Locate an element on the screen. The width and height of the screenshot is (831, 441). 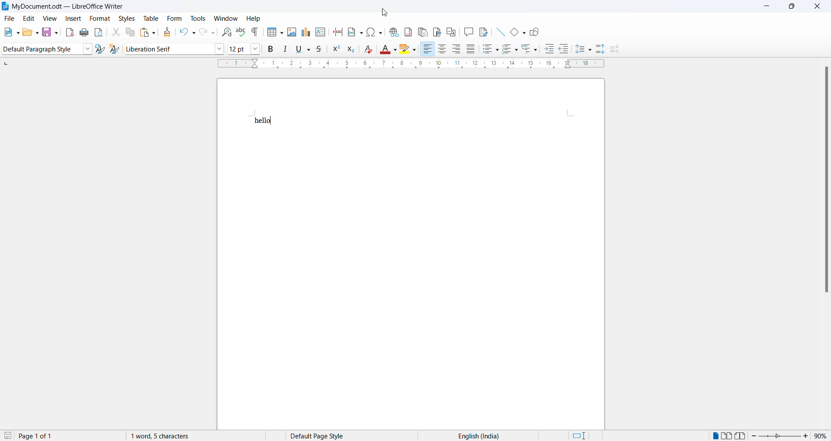
Insert line is located at coordinates (500, 32).